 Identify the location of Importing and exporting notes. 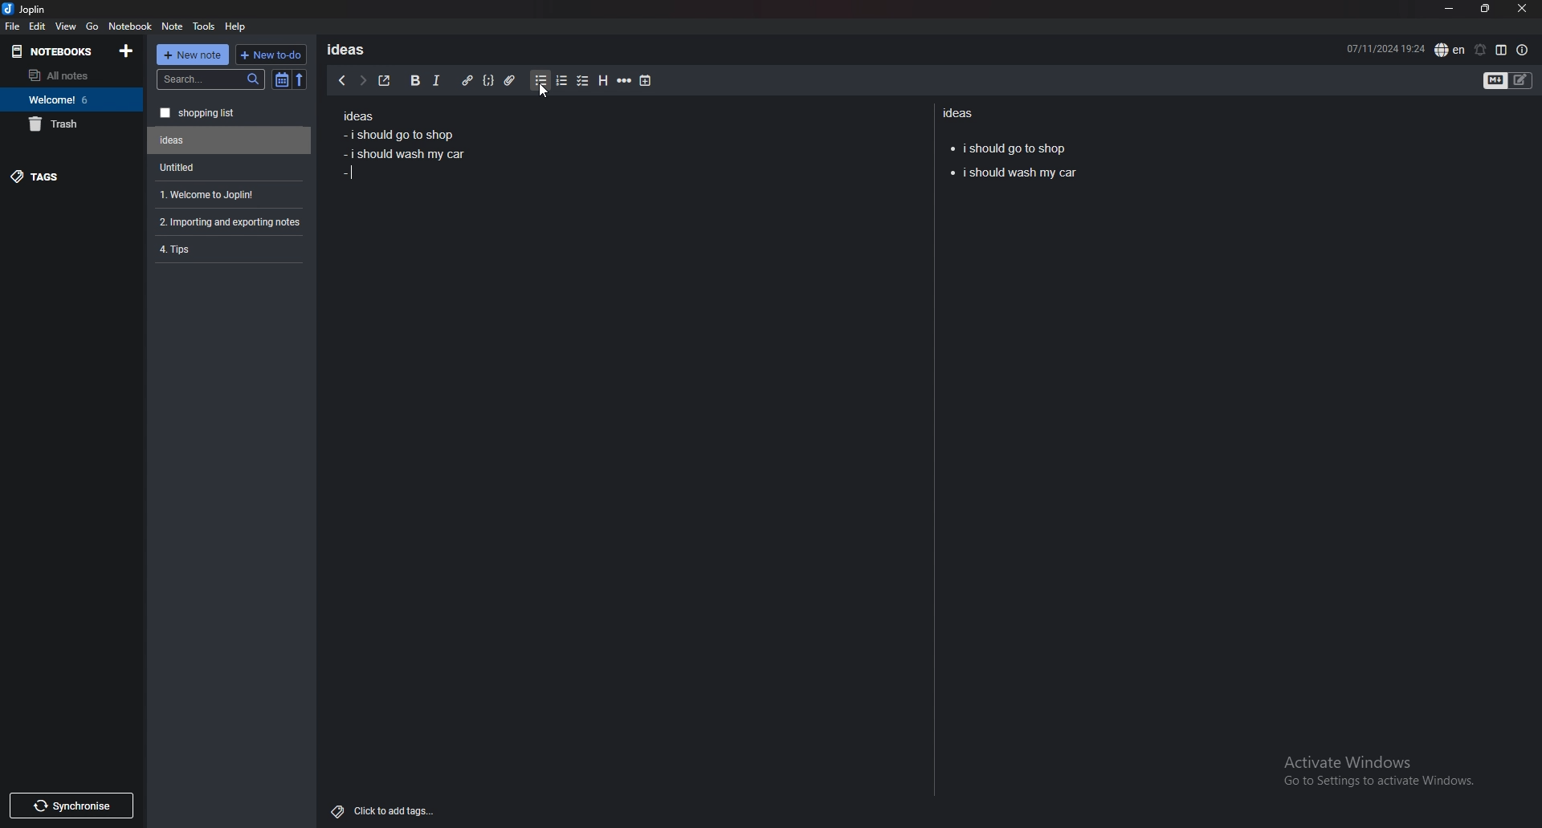
(232, 222).